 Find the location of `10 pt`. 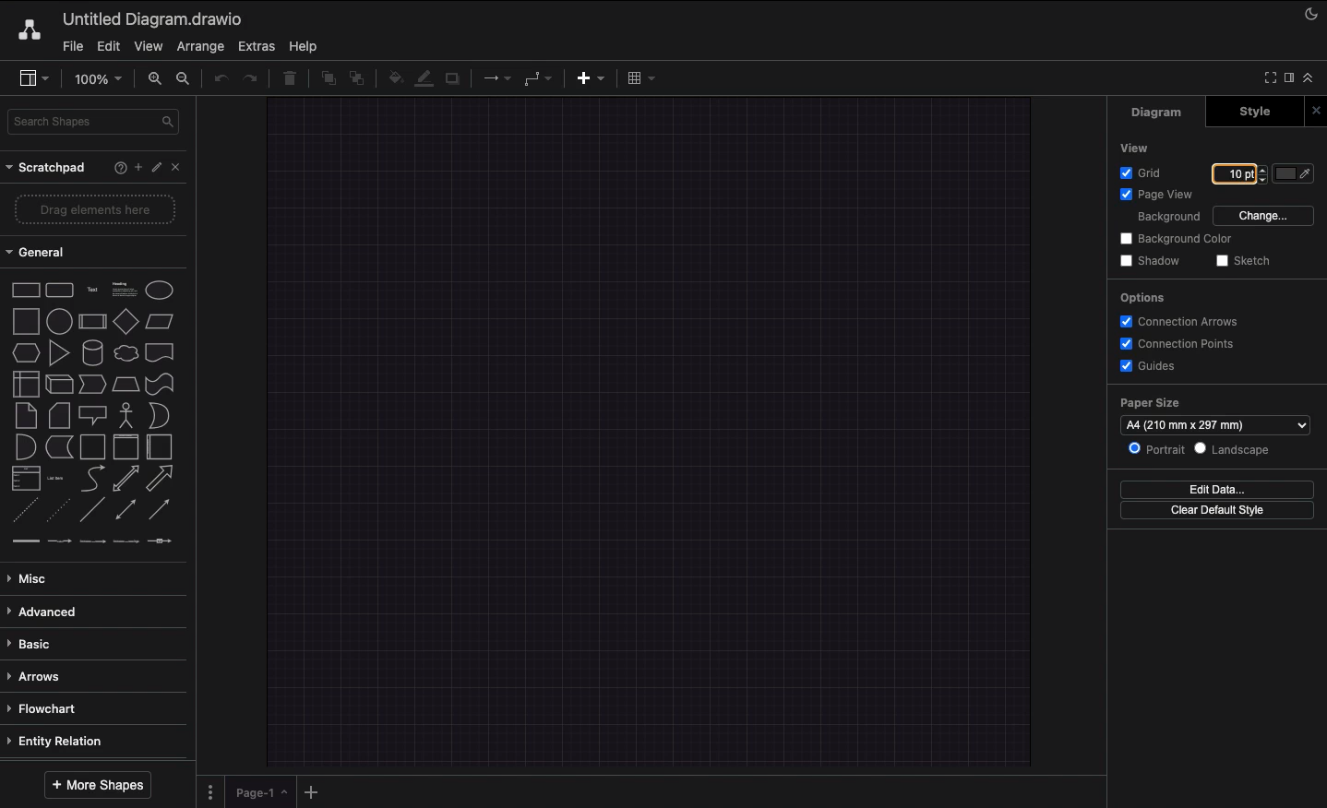

10 pt is located at coordinates (1232, 172).